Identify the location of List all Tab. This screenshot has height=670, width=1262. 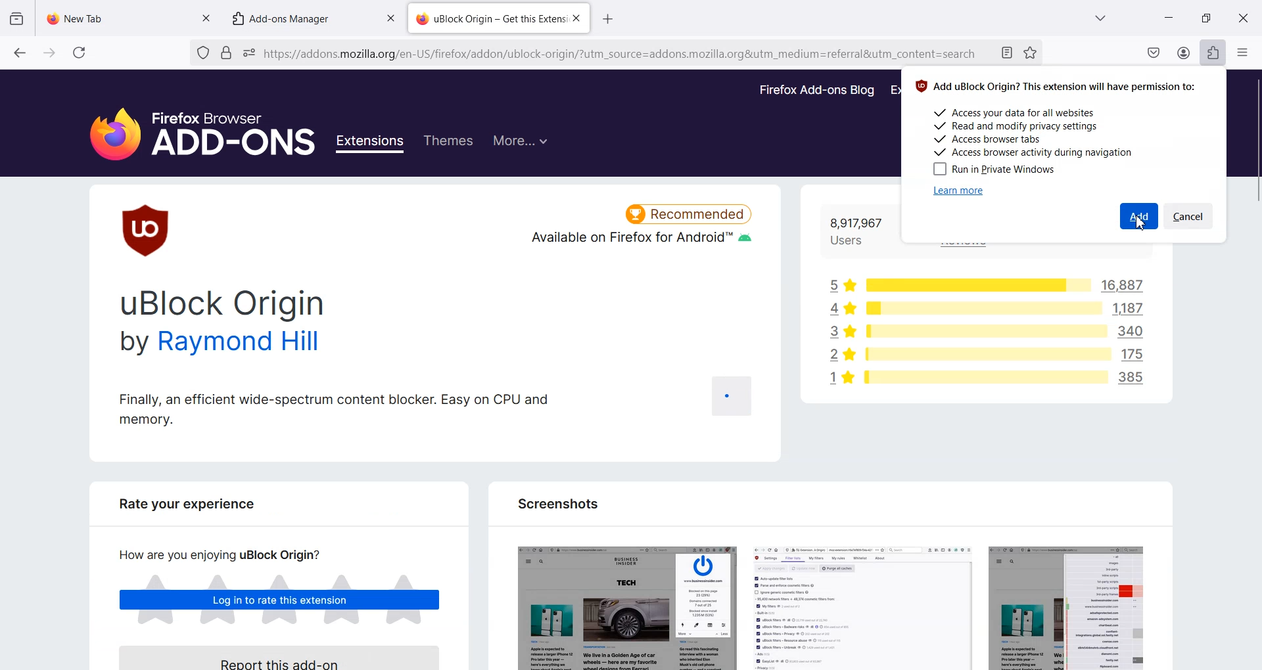
(1099, 18).